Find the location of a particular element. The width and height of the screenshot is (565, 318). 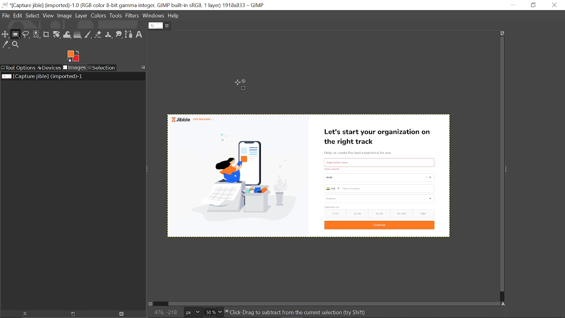

Path tool is located at coordinates (129, 34).